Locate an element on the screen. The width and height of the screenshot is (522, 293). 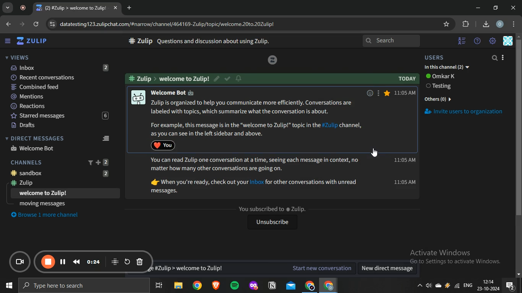
zulip is located at coordinates (34, 41).